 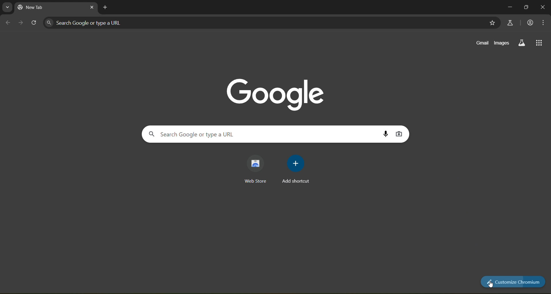 What do you see at coordinates (34, 22) in the screenshot?
I see `reload page` at bounding box center [34, 22].